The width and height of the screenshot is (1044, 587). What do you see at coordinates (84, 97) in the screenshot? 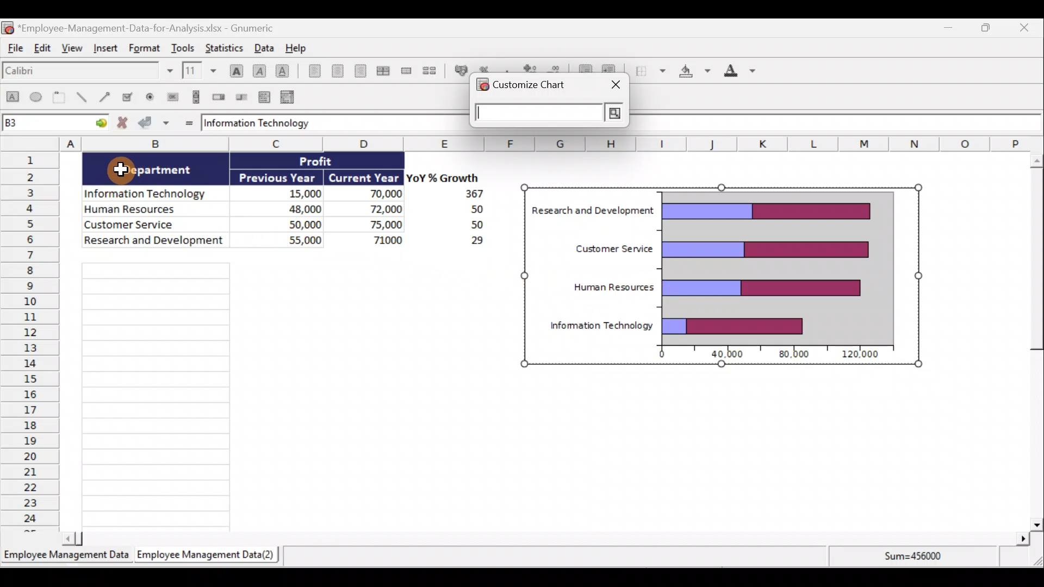
I see `Create a line object` at bounding box center [84, 97].